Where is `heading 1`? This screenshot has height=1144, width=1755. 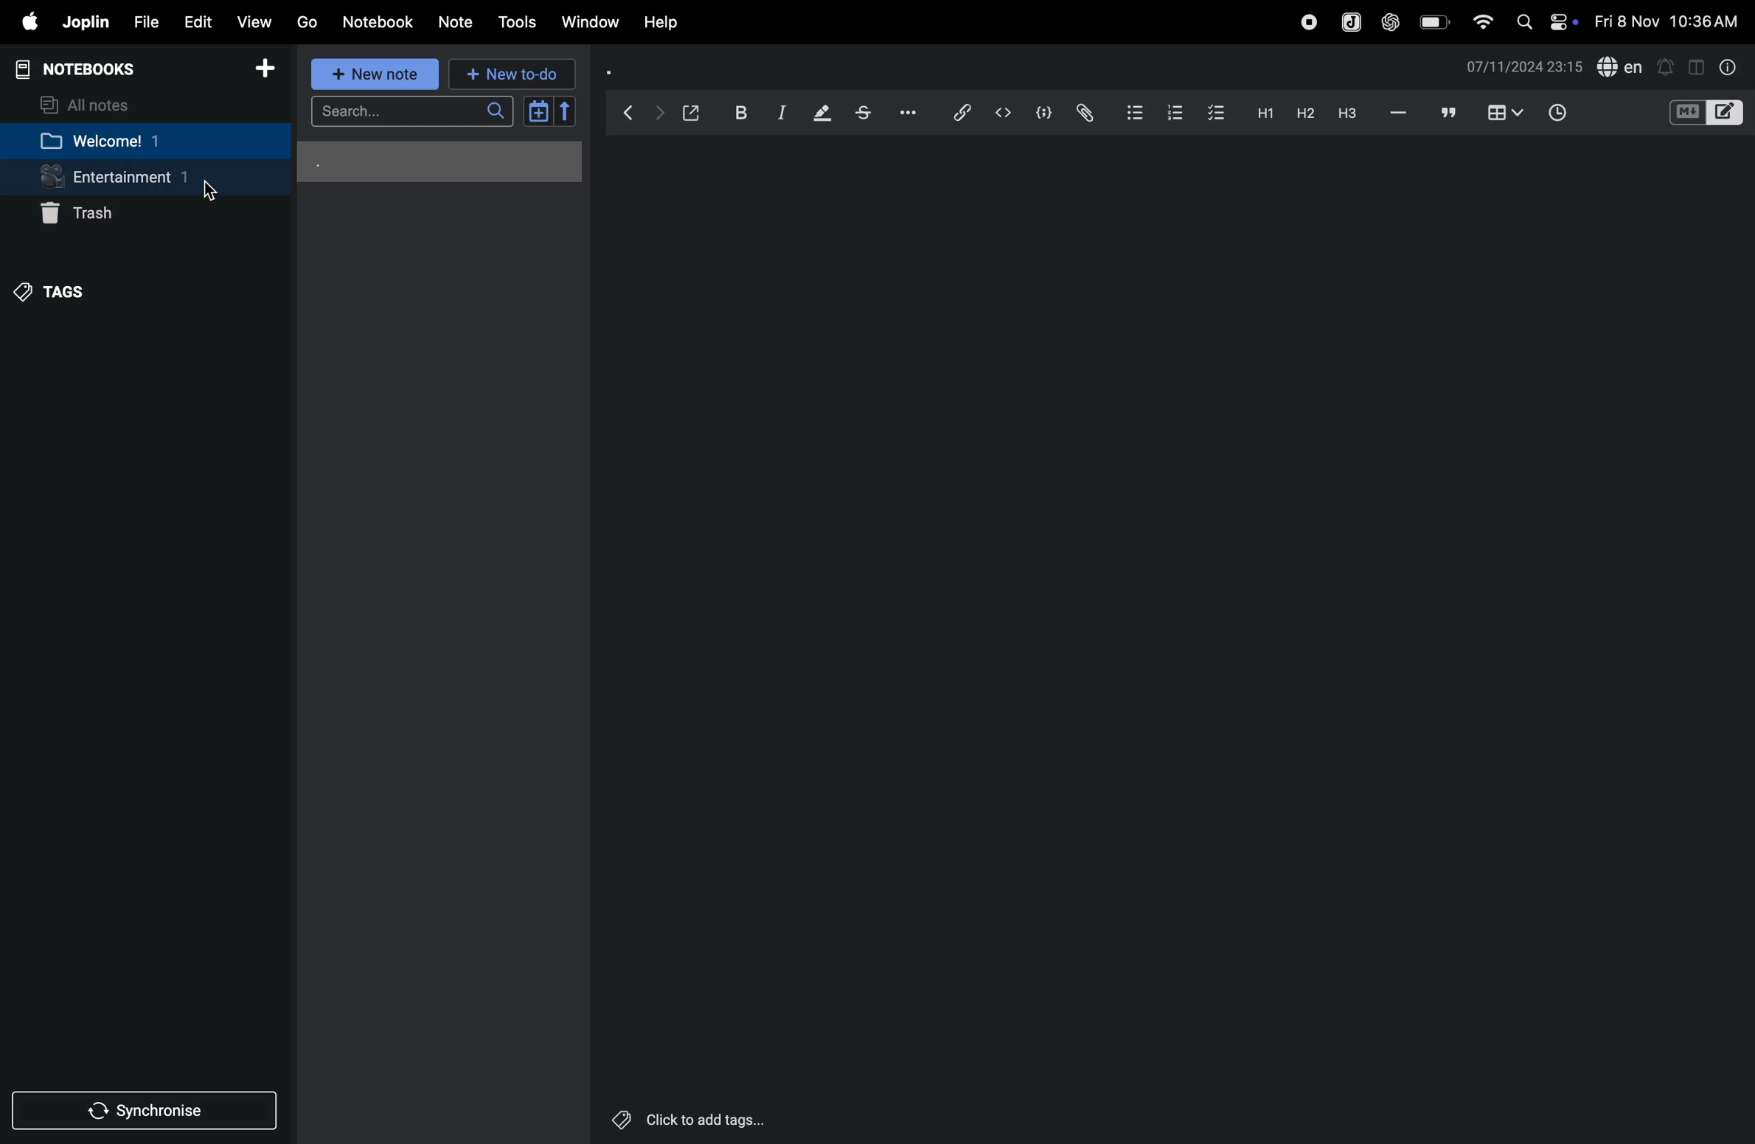 heading 1 is located at coordinates (1261, 112).